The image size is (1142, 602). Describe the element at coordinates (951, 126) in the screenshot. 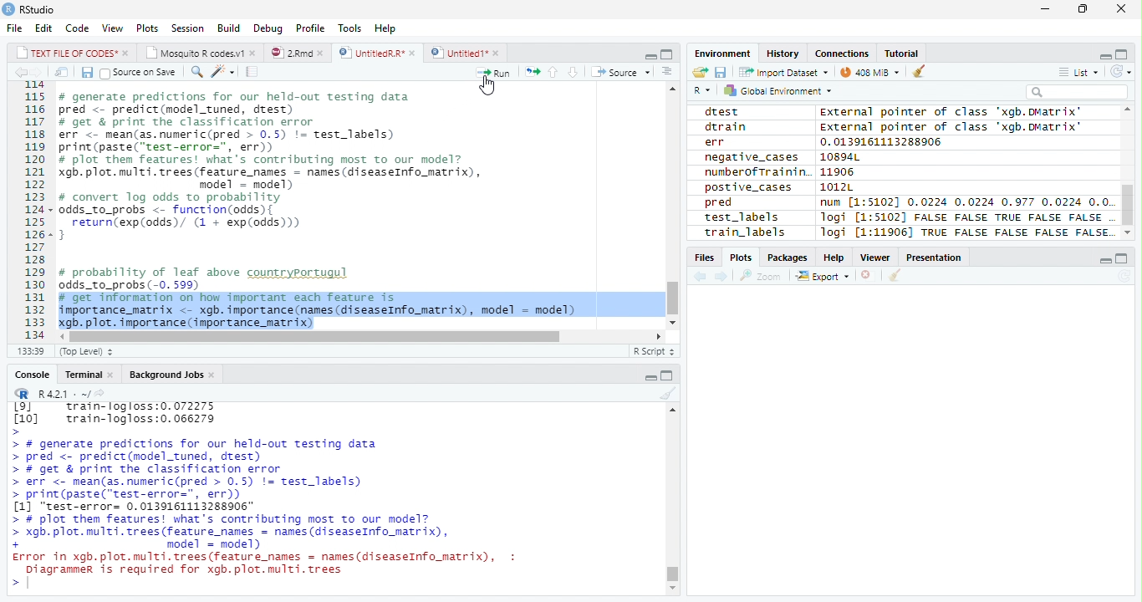

I see `External pointer of class "xgb.DMatrix'` at that location.